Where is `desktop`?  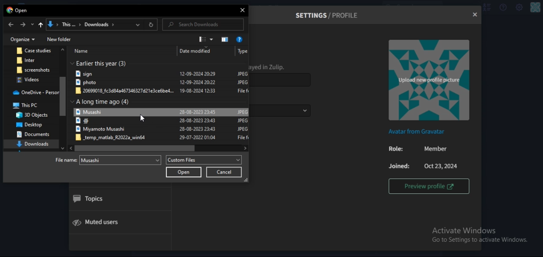 desktop is located at coordinates (28, 124).